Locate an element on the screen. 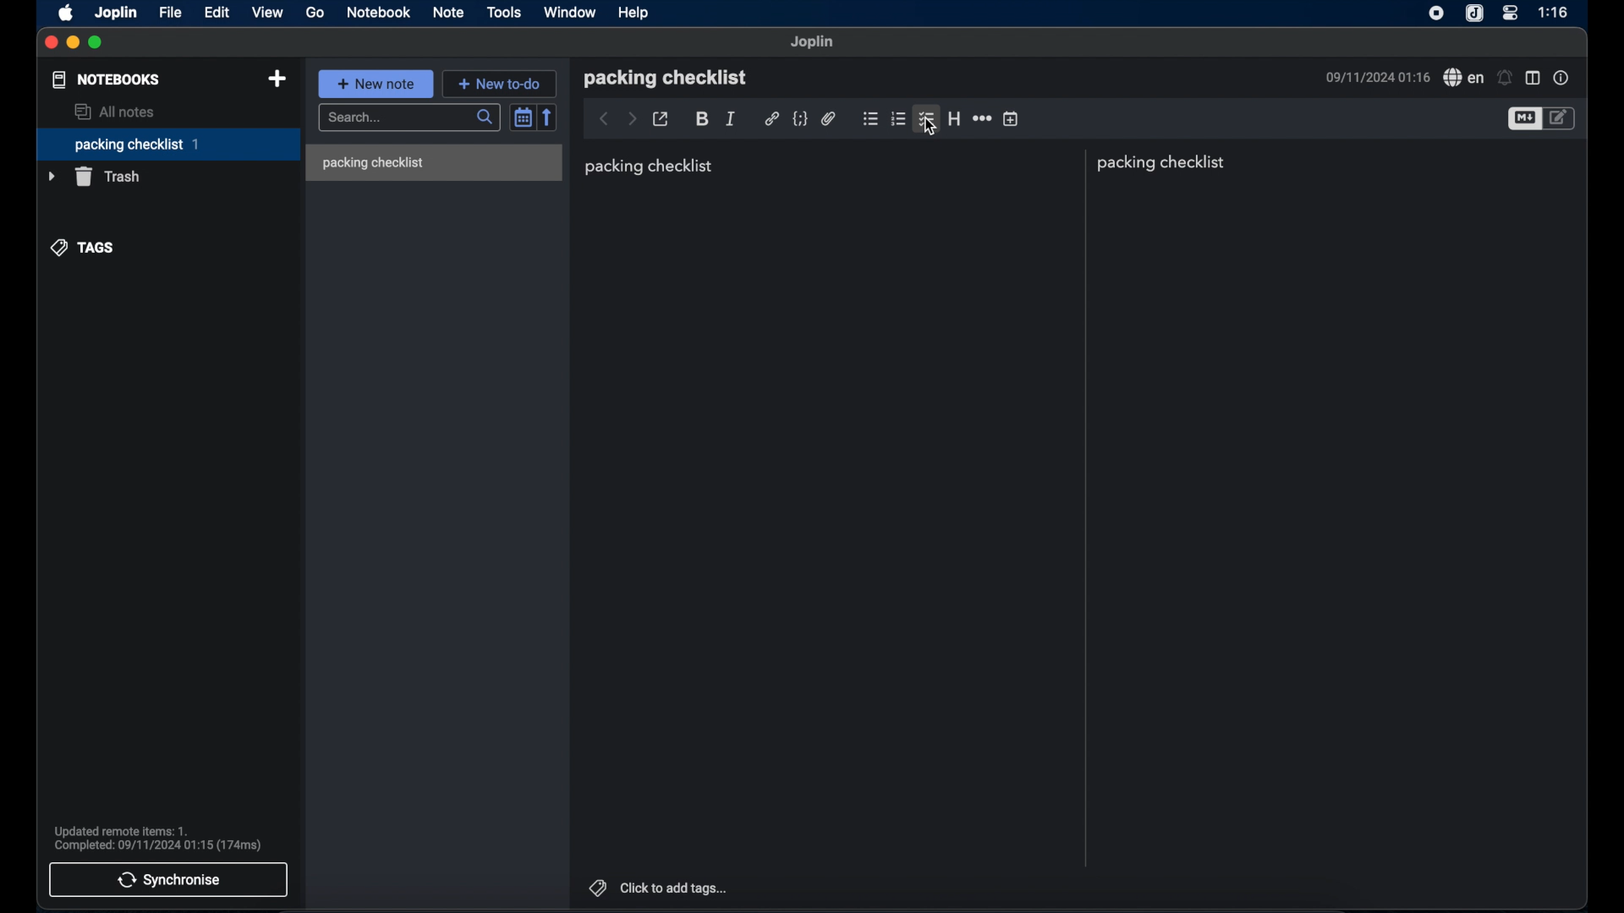 This screenshot has height=913, width=1624. insert time is located at coordinates (1012, 119).